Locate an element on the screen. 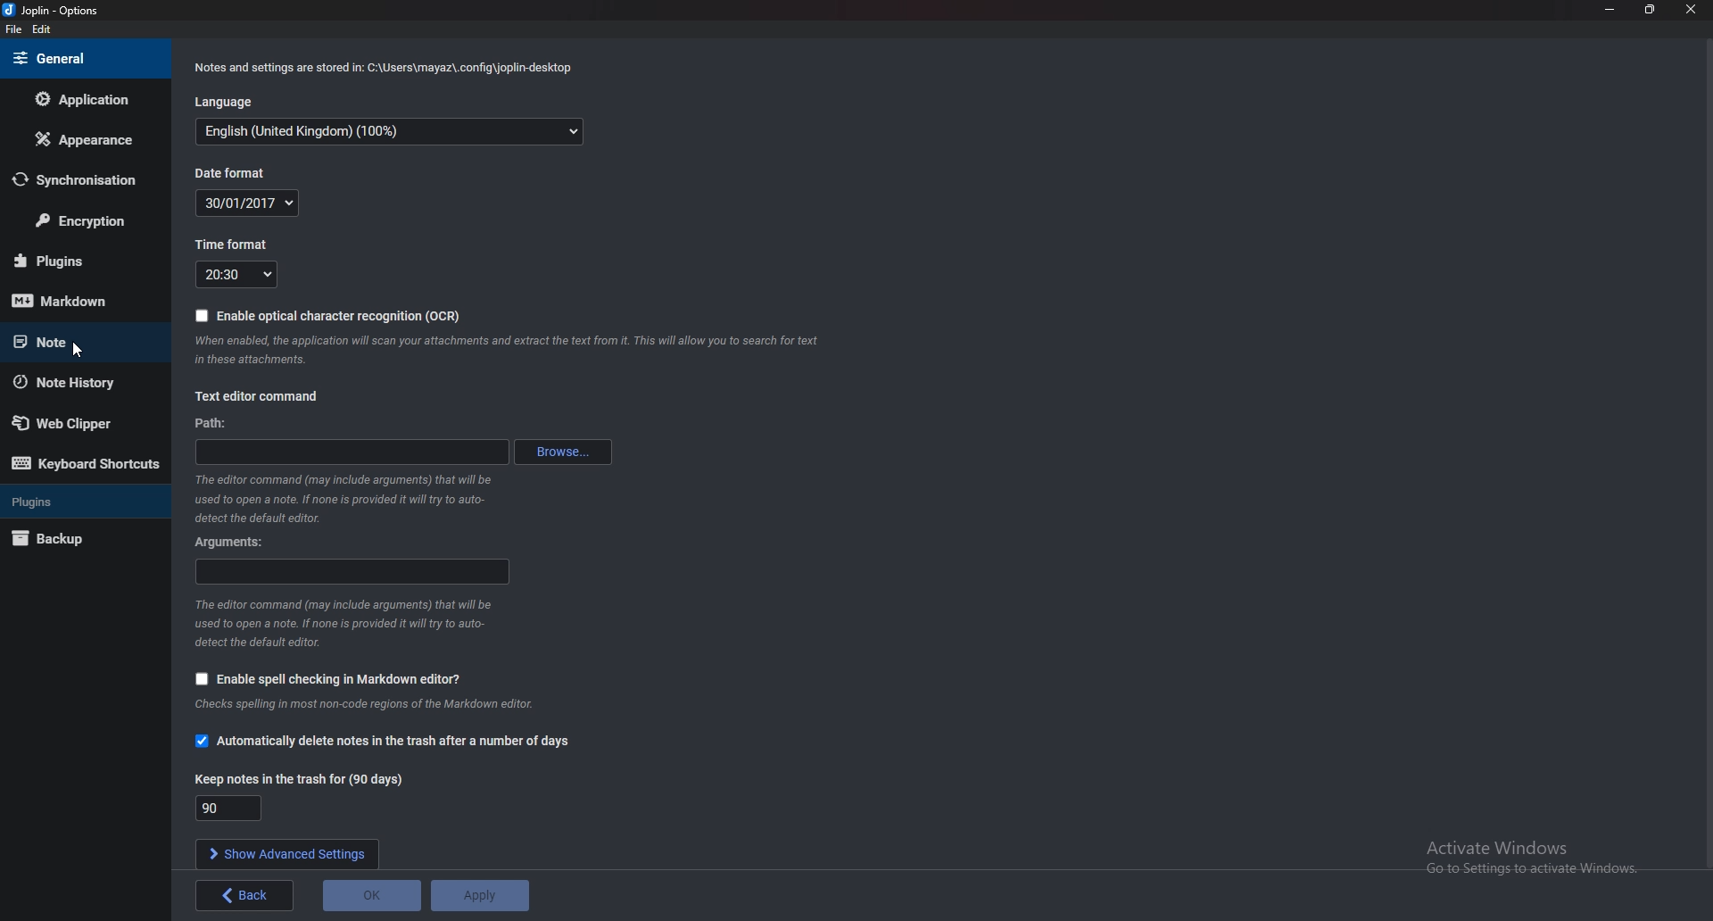 The height and width of the screenshot is (921, 1713). Info is located at coordinates (510, 351).